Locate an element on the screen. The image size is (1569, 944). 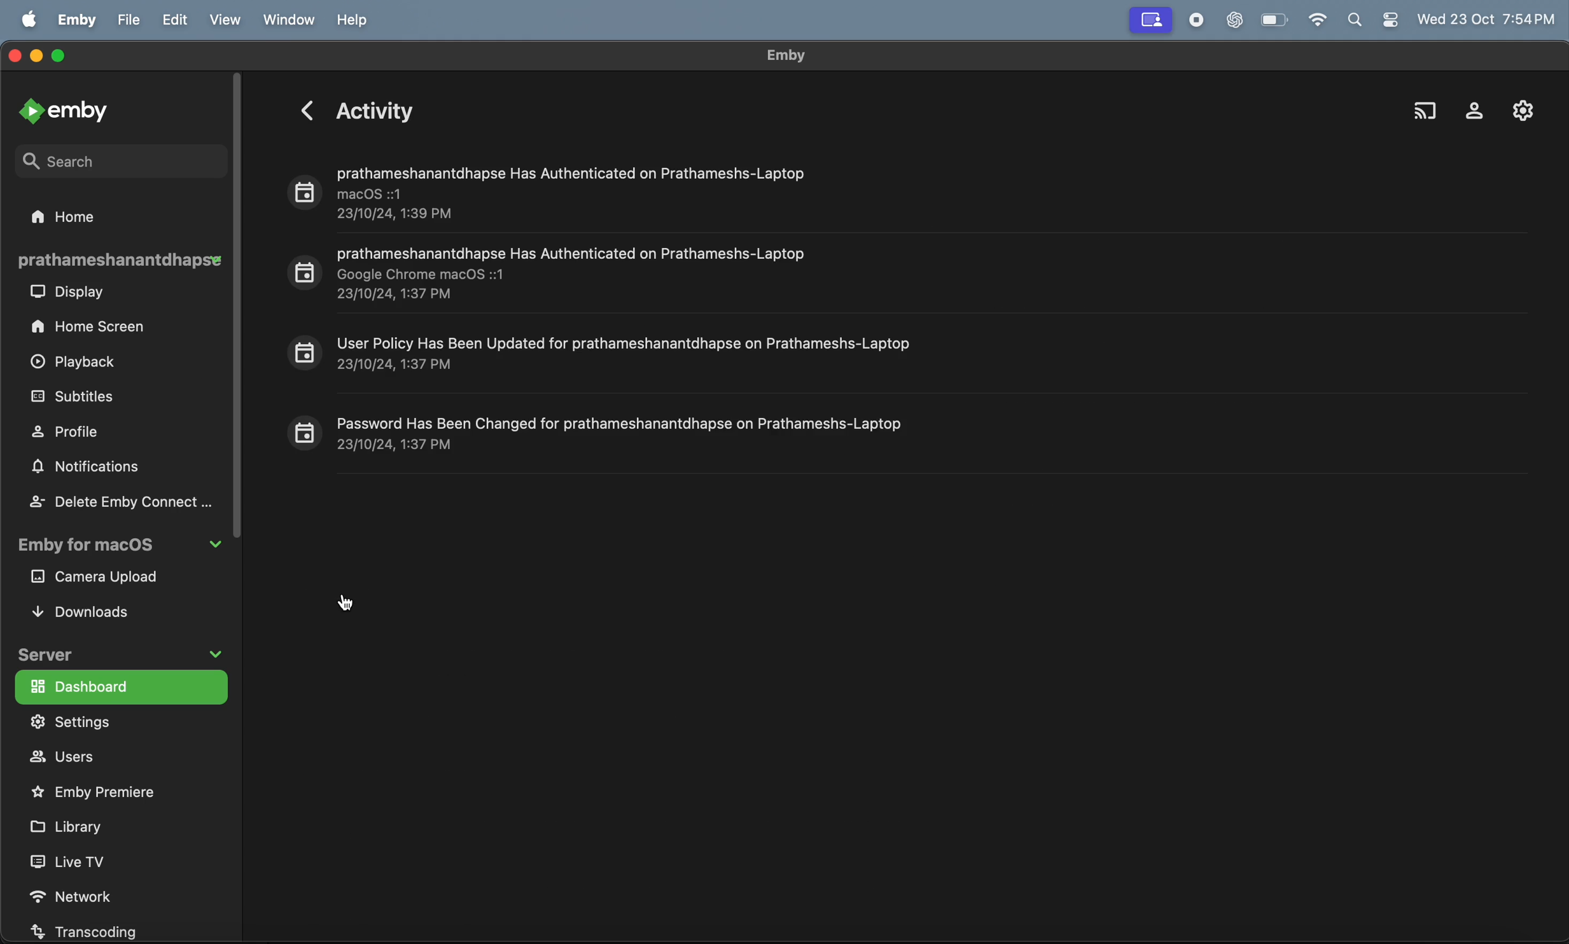
scrollbar is located at coordinates (238, 307).